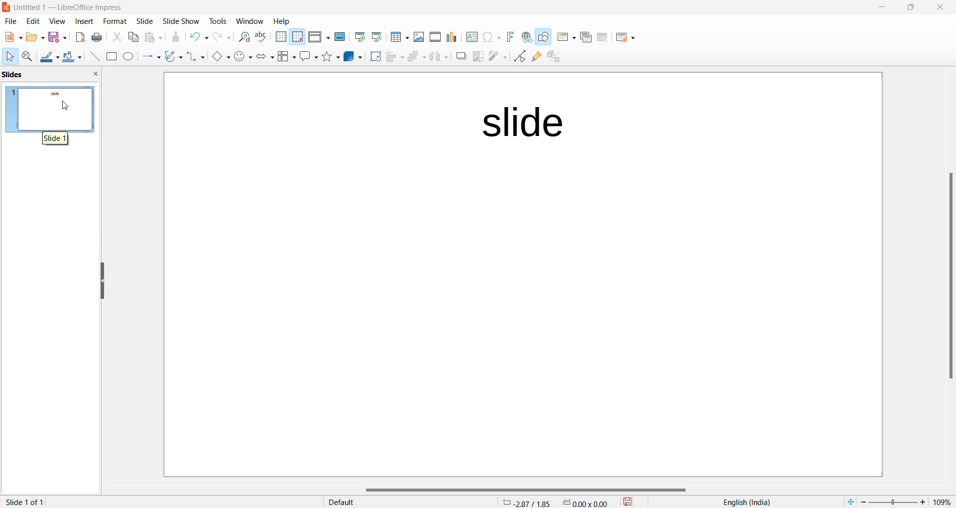 The height and width of the screenshot is (508, 956). I want to click on toggle extrusion, so click(554, 56).